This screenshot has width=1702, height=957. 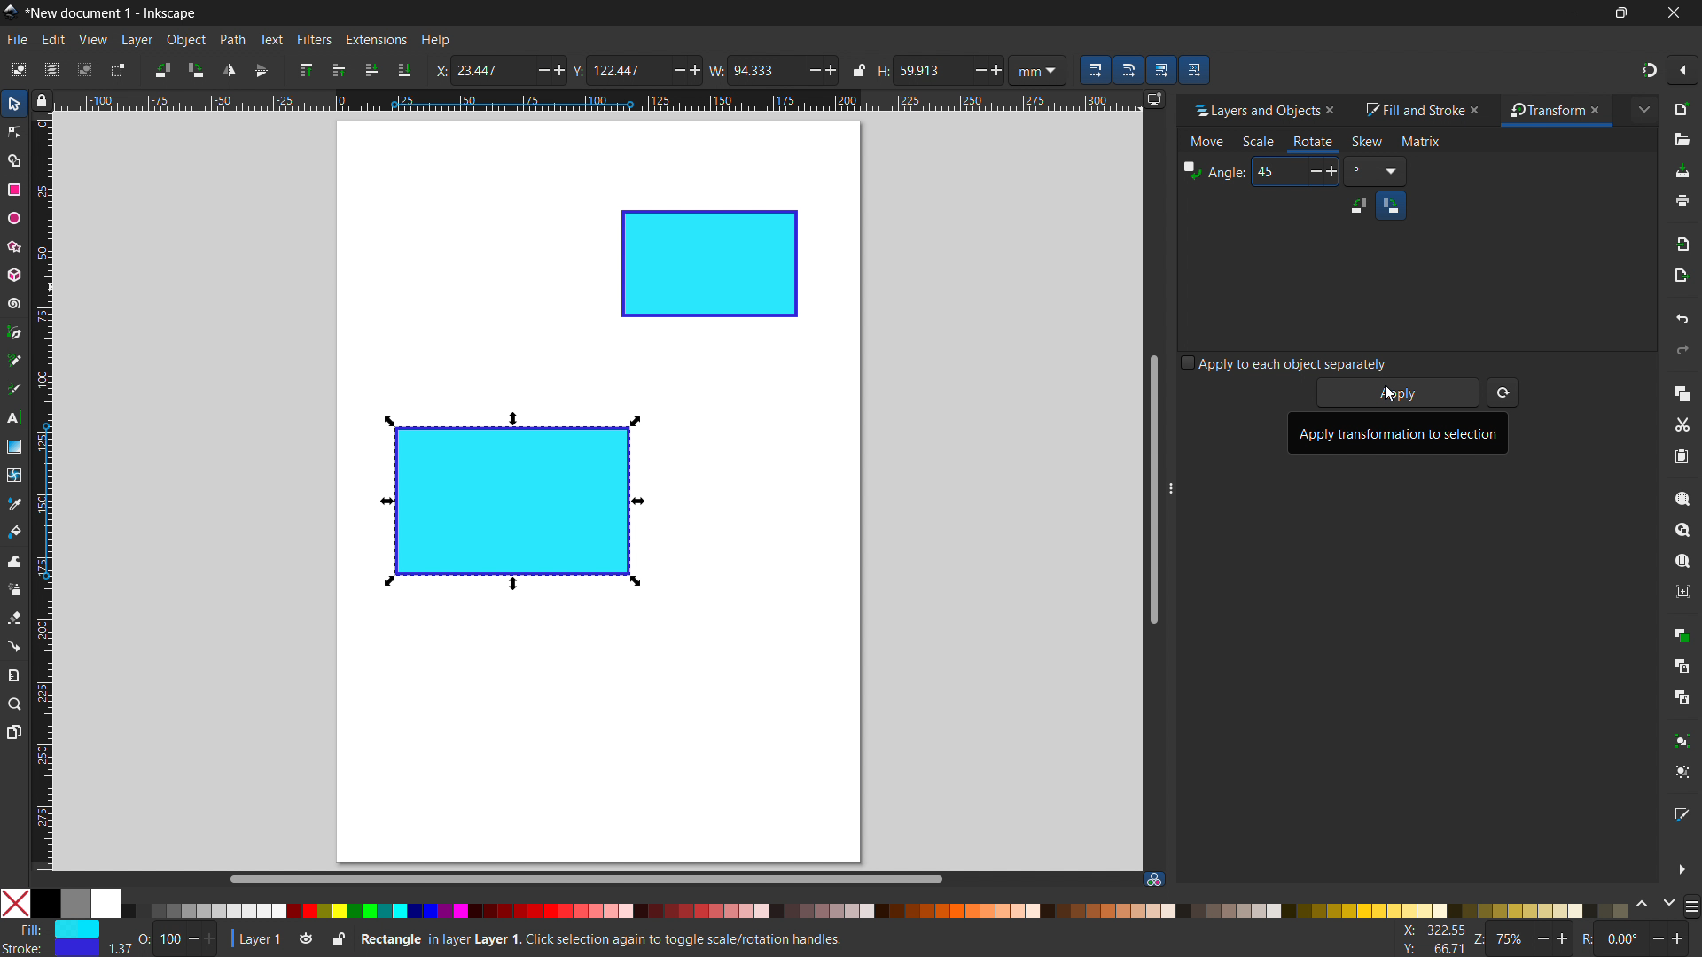 I want to click on toggle lock current layer, so click(x=338, y=938).